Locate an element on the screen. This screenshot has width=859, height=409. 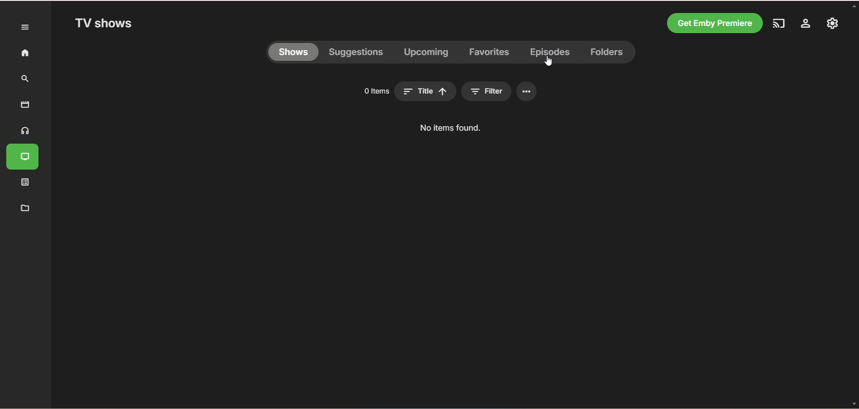
cursor is located at coordinates (550, 62).